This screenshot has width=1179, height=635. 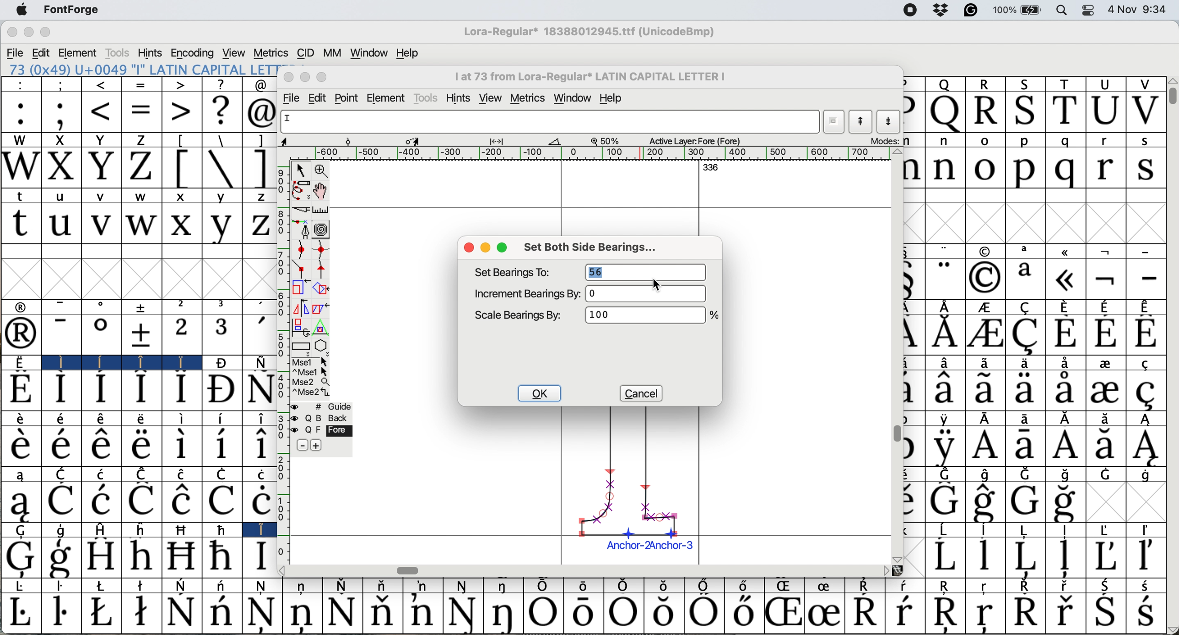 What do you see at coordinates (948, 586) in the screenshot?
I see `Symbol` at bounding box center [948, 586].